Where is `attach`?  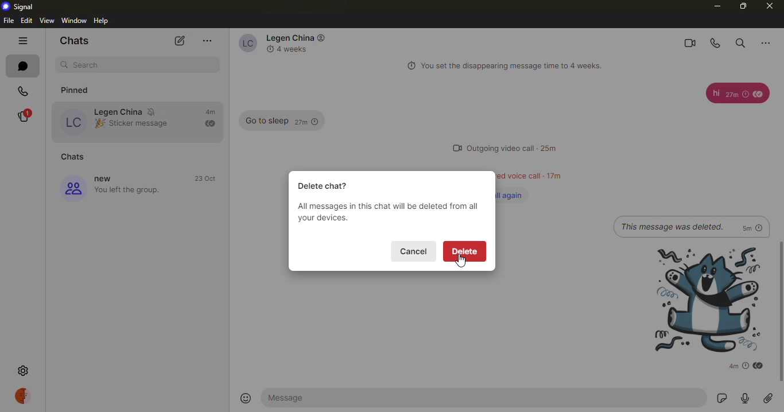
attach is located at coordinates (767, 399).